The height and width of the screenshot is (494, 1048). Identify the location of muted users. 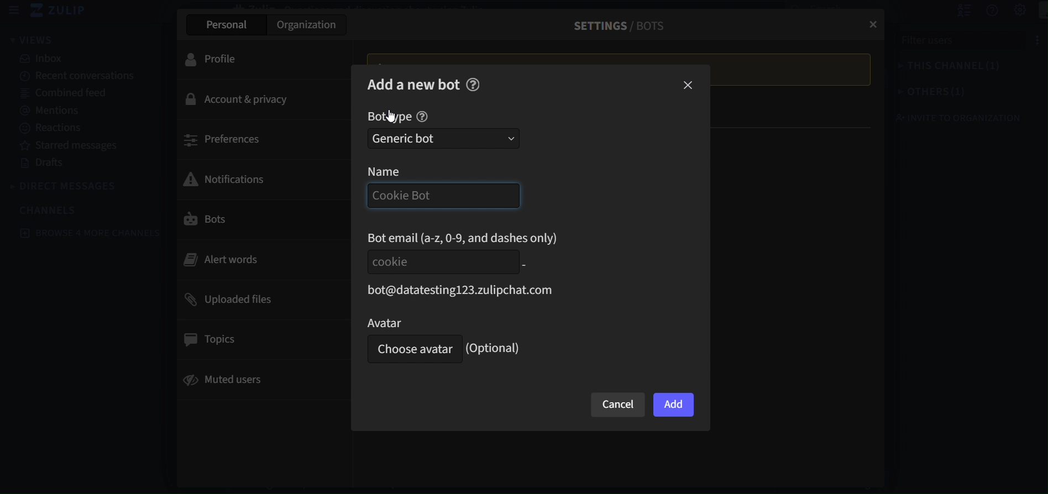
(259, 378).